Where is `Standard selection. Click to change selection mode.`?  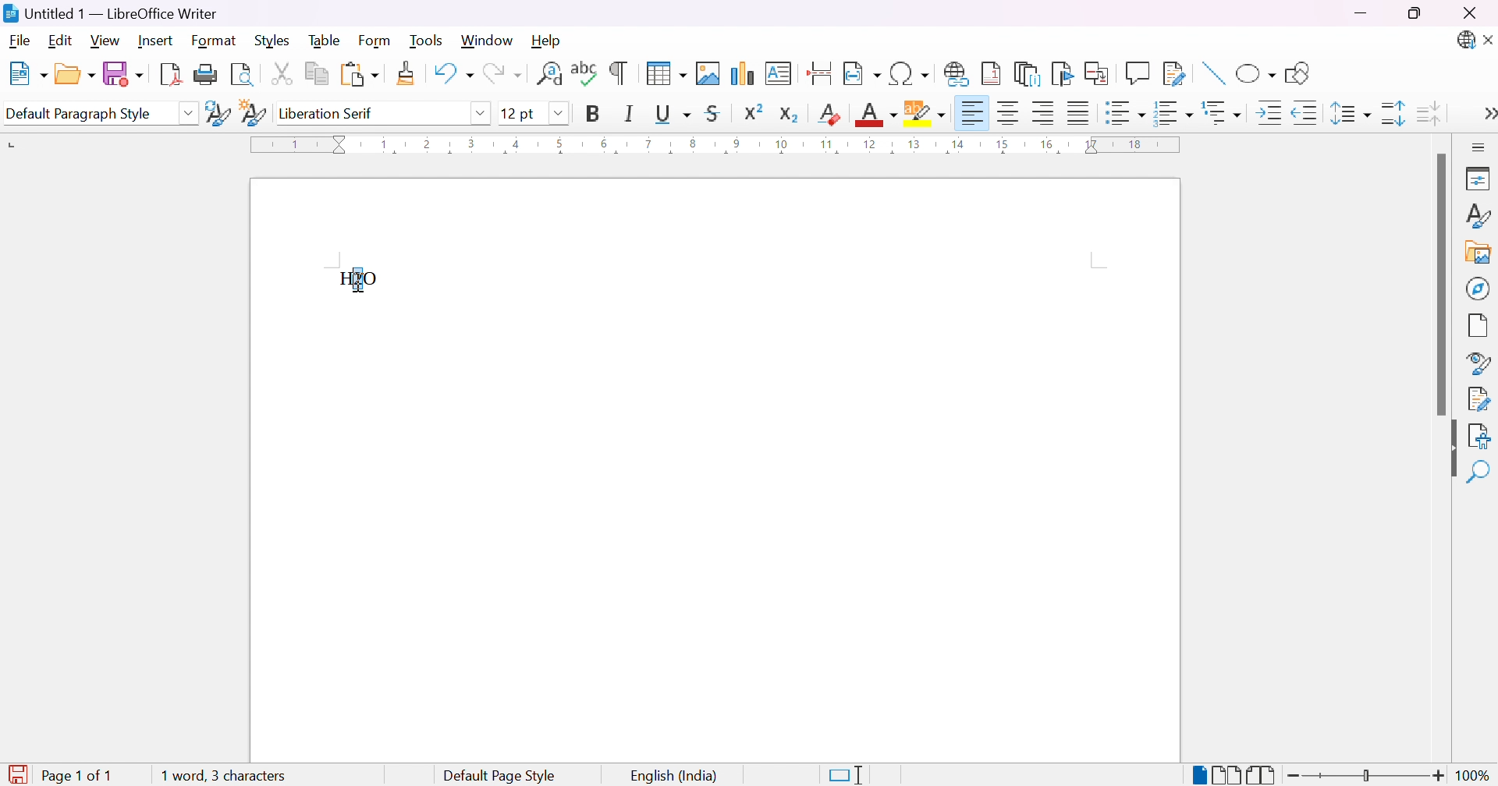
Standard selection. Click to change selection mode. is located at coordinates (847, 775).